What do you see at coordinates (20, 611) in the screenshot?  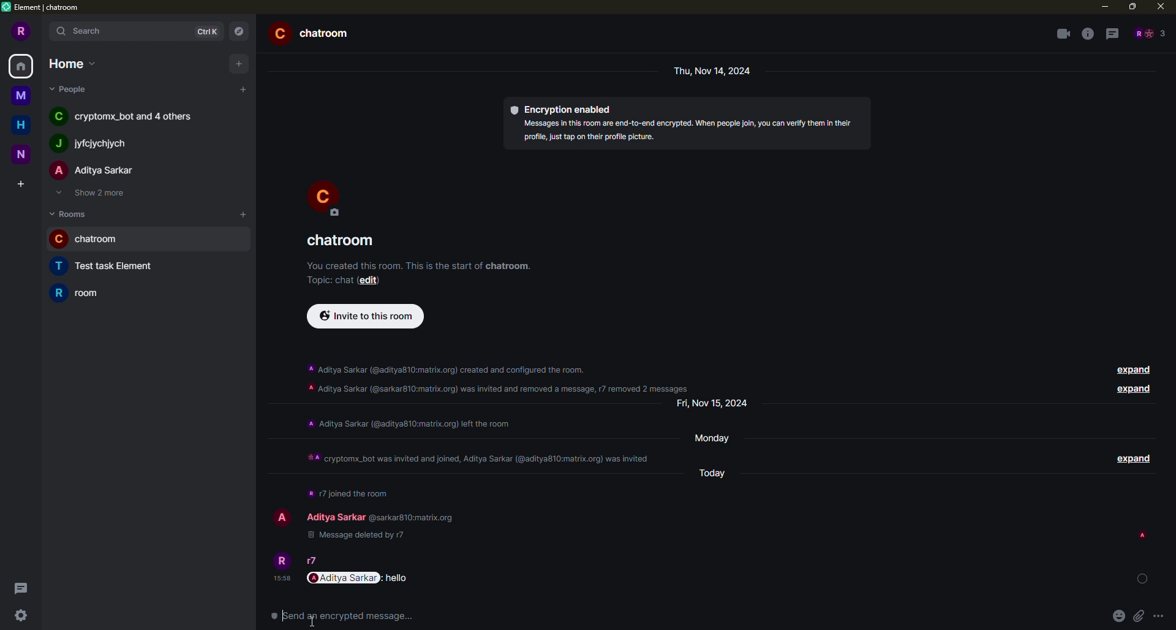 I see `quick settings` at bounding box center [20, 611].